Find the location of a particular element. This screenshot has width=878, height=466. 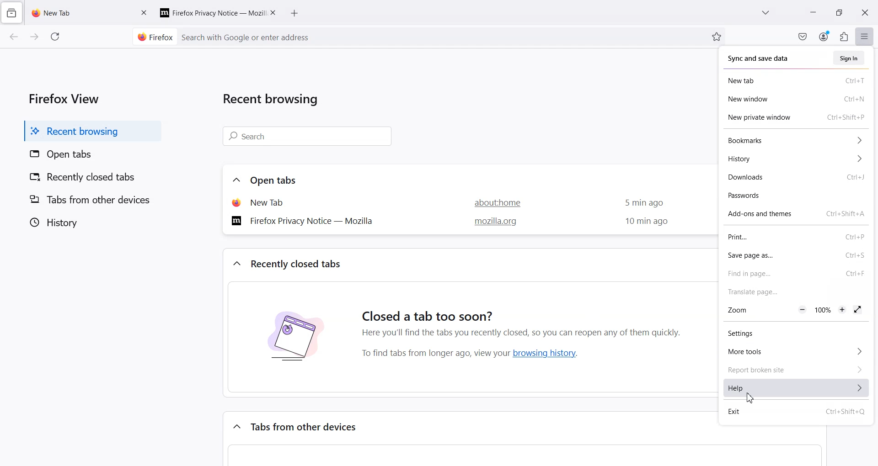

3 min ago is located at coordinates (641, 203).